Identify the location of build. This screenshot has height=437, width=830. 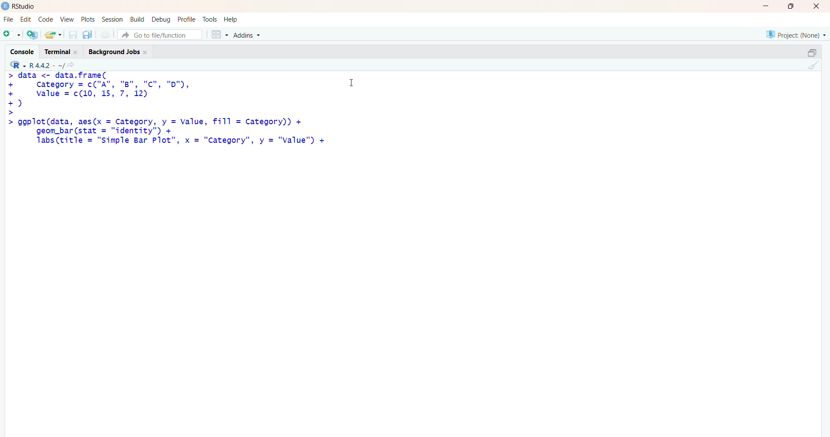
(137, 19).